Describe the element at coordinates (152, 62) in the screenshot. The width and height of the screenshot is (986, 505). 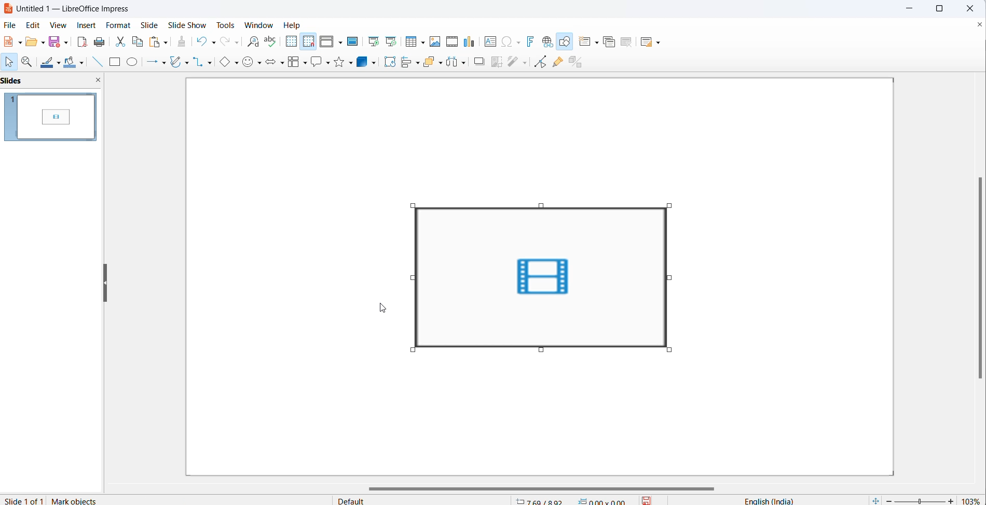
I see `lines and arrows` at that location.